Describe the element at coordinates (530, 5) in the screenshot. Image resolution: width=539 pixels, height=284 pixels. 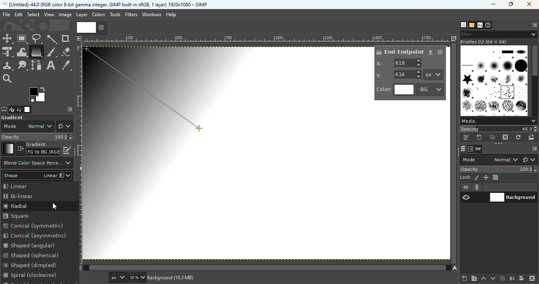
I see `Close` at that location.